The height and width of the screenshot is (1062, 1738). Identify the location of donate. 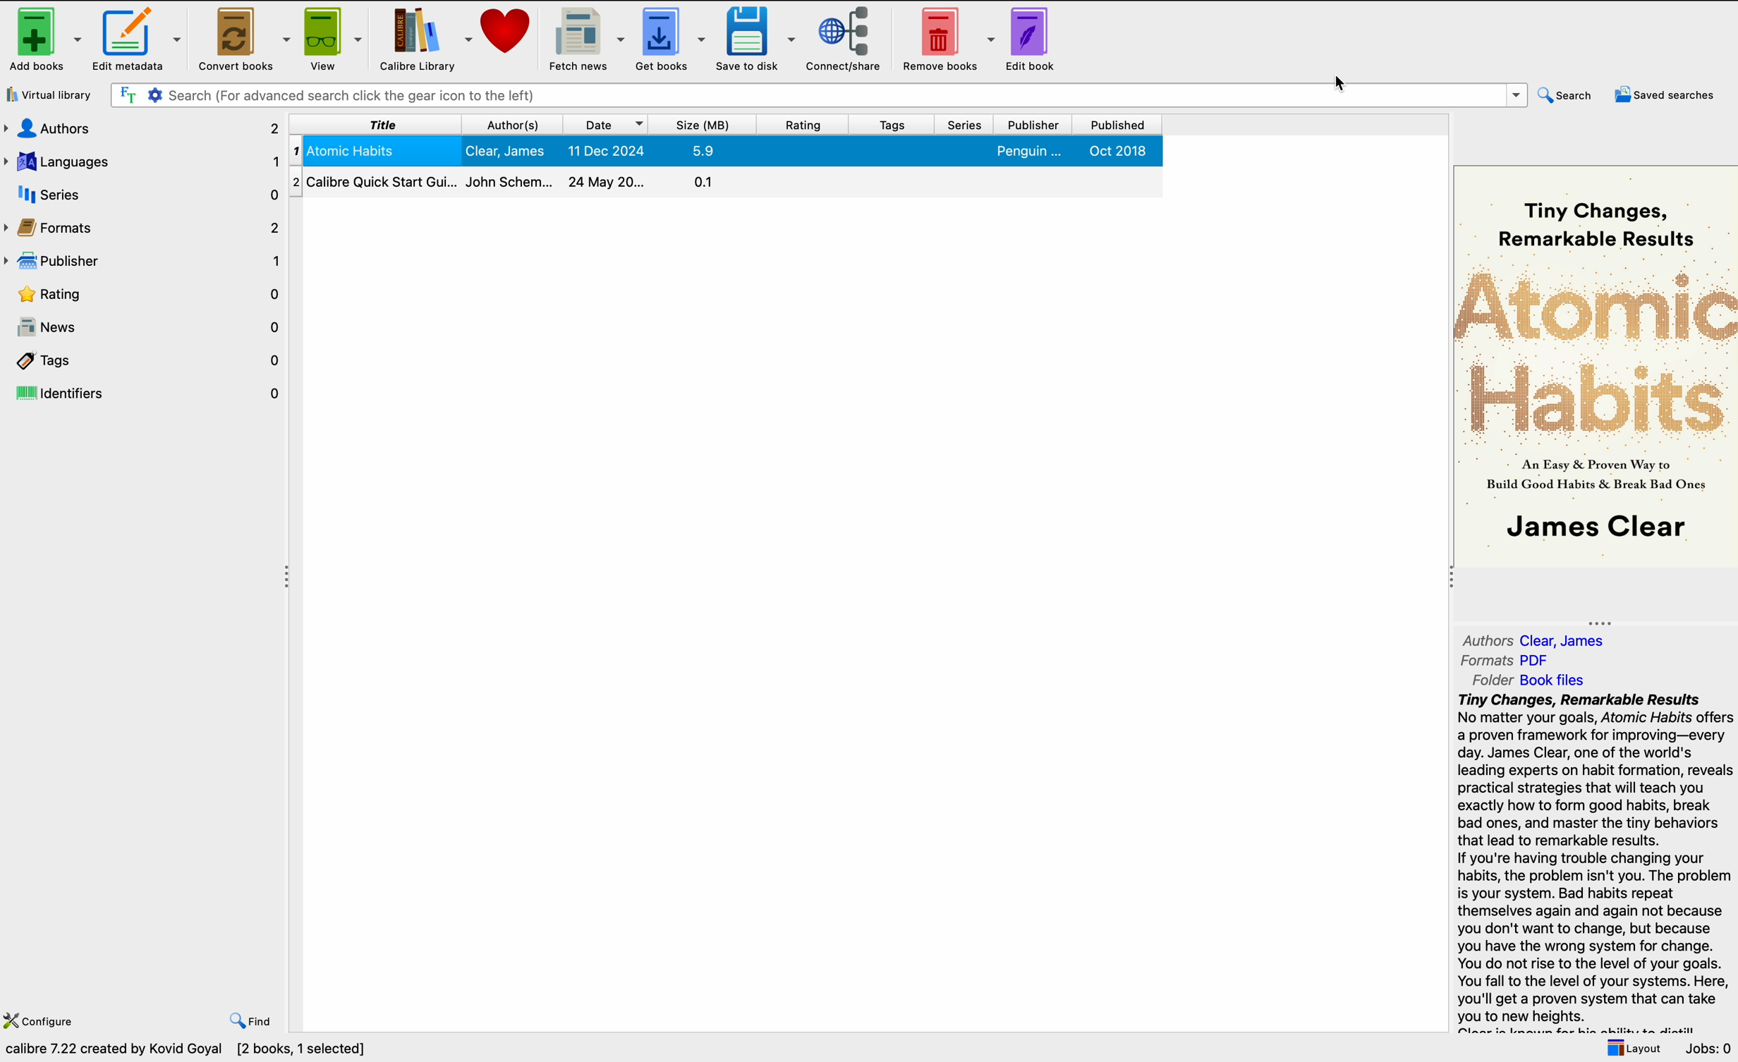
(507, 34).